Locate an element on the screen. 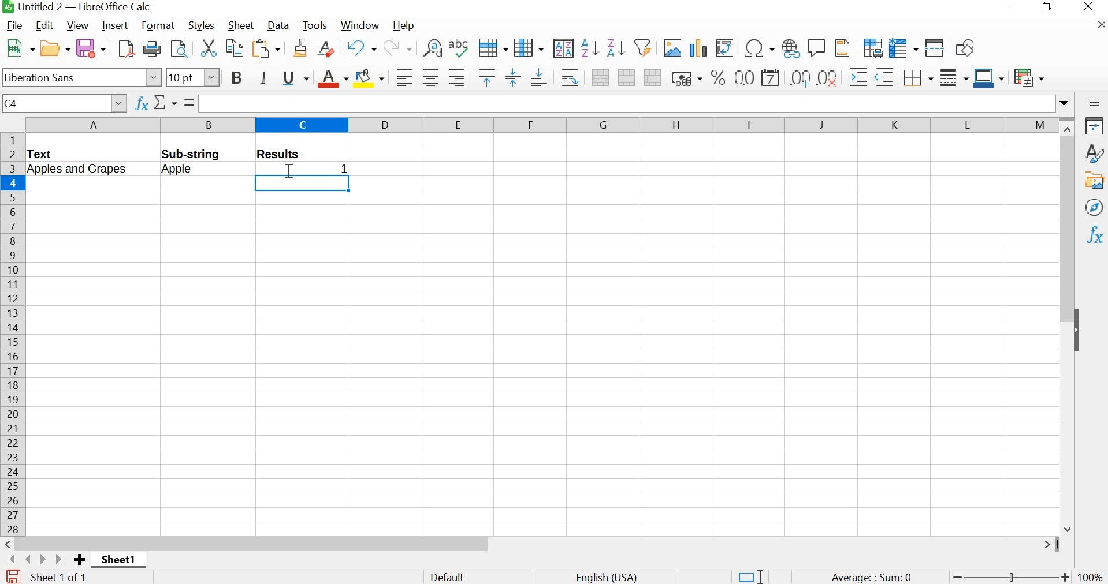  gallery is located at coordinates (1094, 181).